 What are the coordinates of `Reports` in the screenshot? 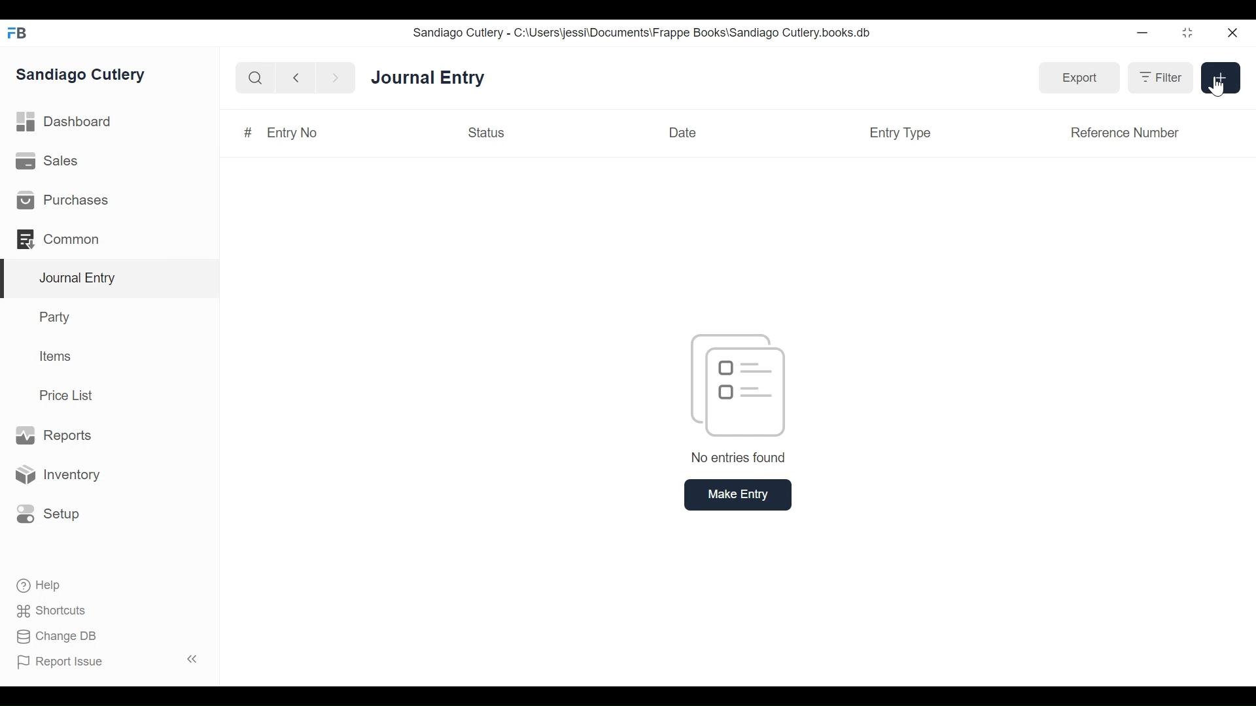 It's located at (53, 436).